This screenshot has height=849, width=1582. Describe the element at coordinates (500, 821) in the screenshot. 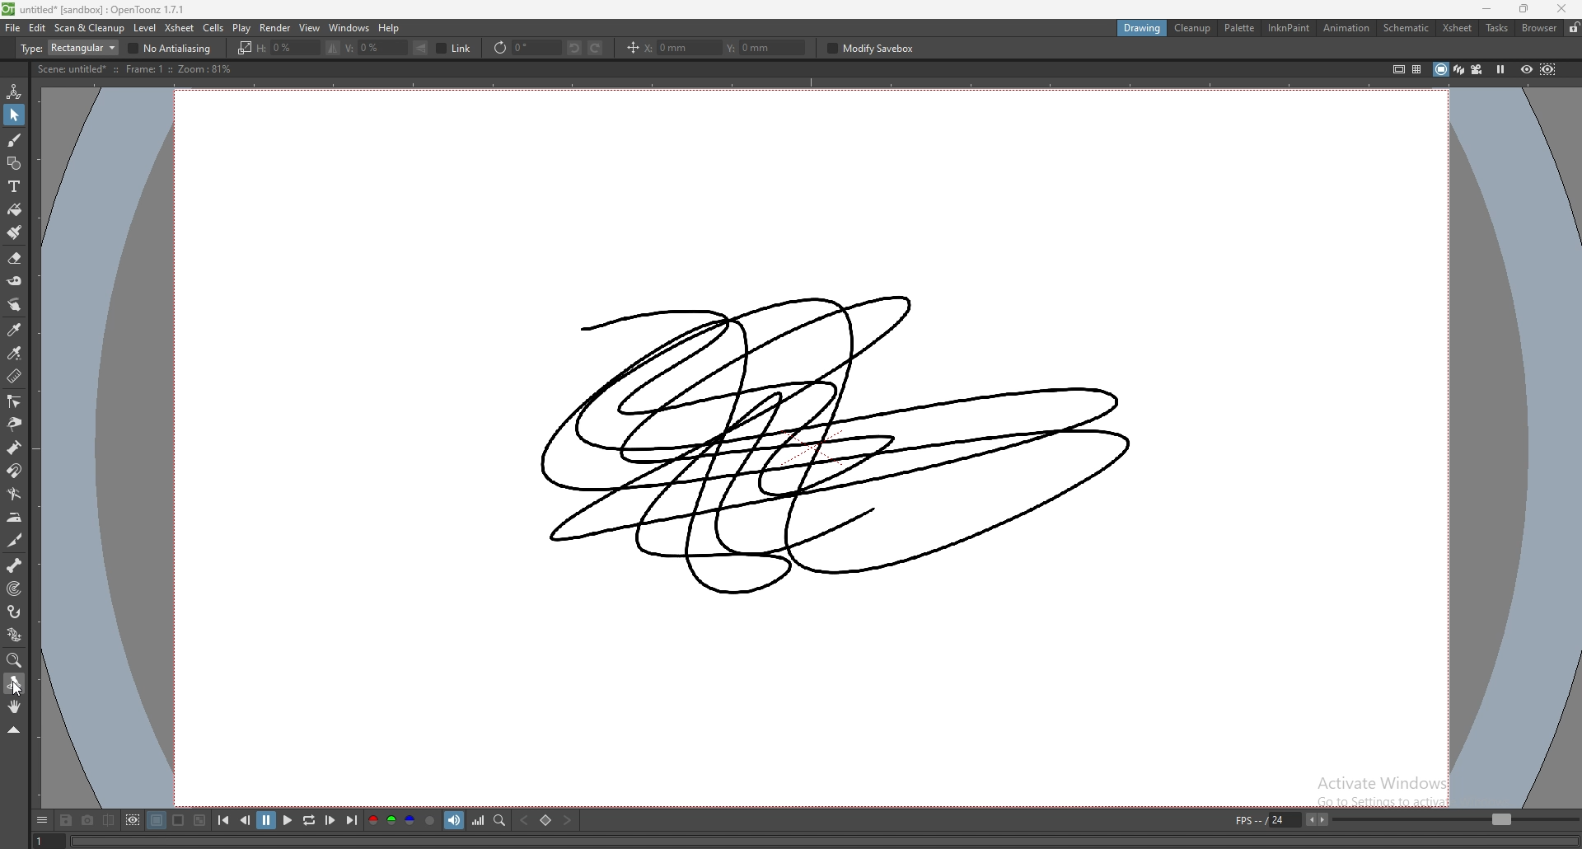

I see `locator` at that location.